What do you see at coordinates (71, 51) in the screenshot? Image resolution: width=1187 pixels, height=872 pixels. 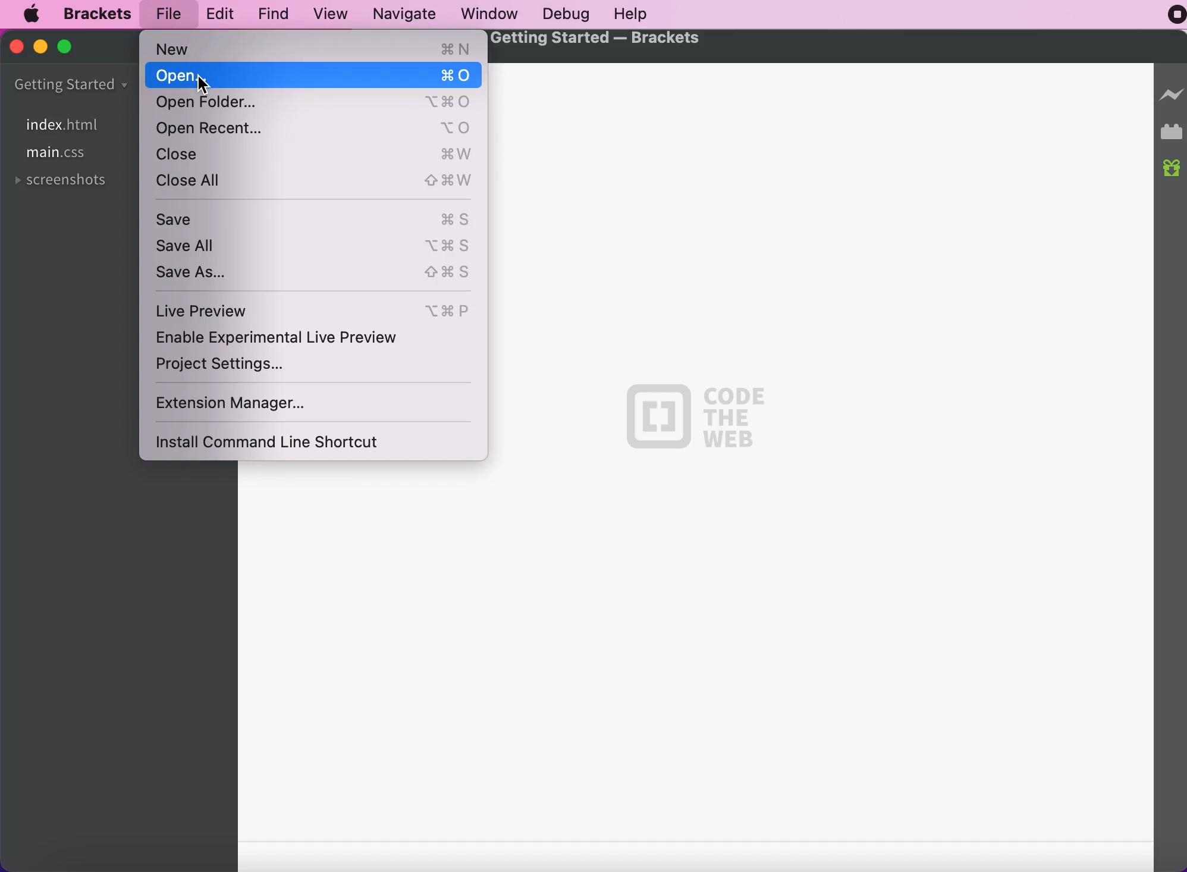 I see `maximize` at bounding box center [71, 51].